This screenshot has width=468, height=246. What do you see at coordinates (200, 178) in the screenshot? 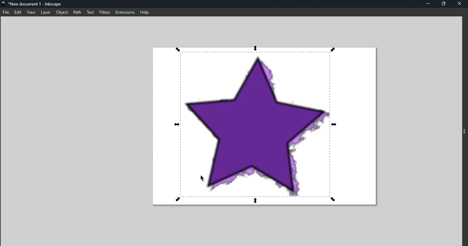
I see `Cursor` at bounding box center [200, 178].